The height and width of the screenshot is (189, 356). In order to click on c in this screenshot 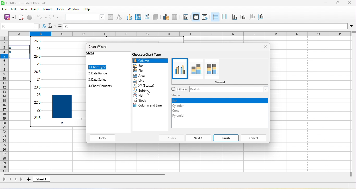, I will do `click(13, 56)`.